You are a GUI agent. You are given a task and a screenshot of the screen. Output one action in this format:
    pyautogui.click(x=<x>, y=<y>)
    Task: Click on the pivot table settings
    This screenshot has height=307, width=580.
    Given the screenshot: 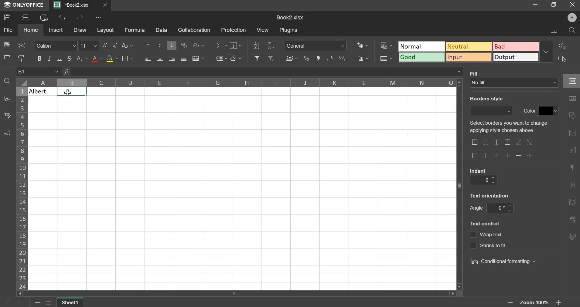 What is the action you would take?
    pyautogui.click(x=572, y=203)
    